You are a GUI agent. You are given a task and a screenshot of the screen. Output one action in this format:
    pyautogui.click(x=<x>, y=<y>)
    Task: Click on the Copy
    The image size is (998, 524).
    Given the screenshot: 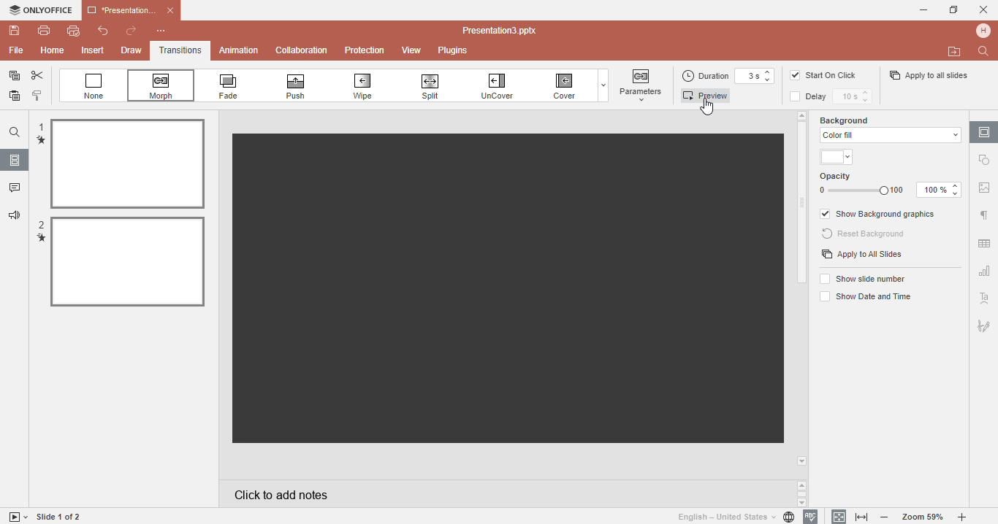 What is the action you would take?
    pyautogui.click(x=12, y=76)
    